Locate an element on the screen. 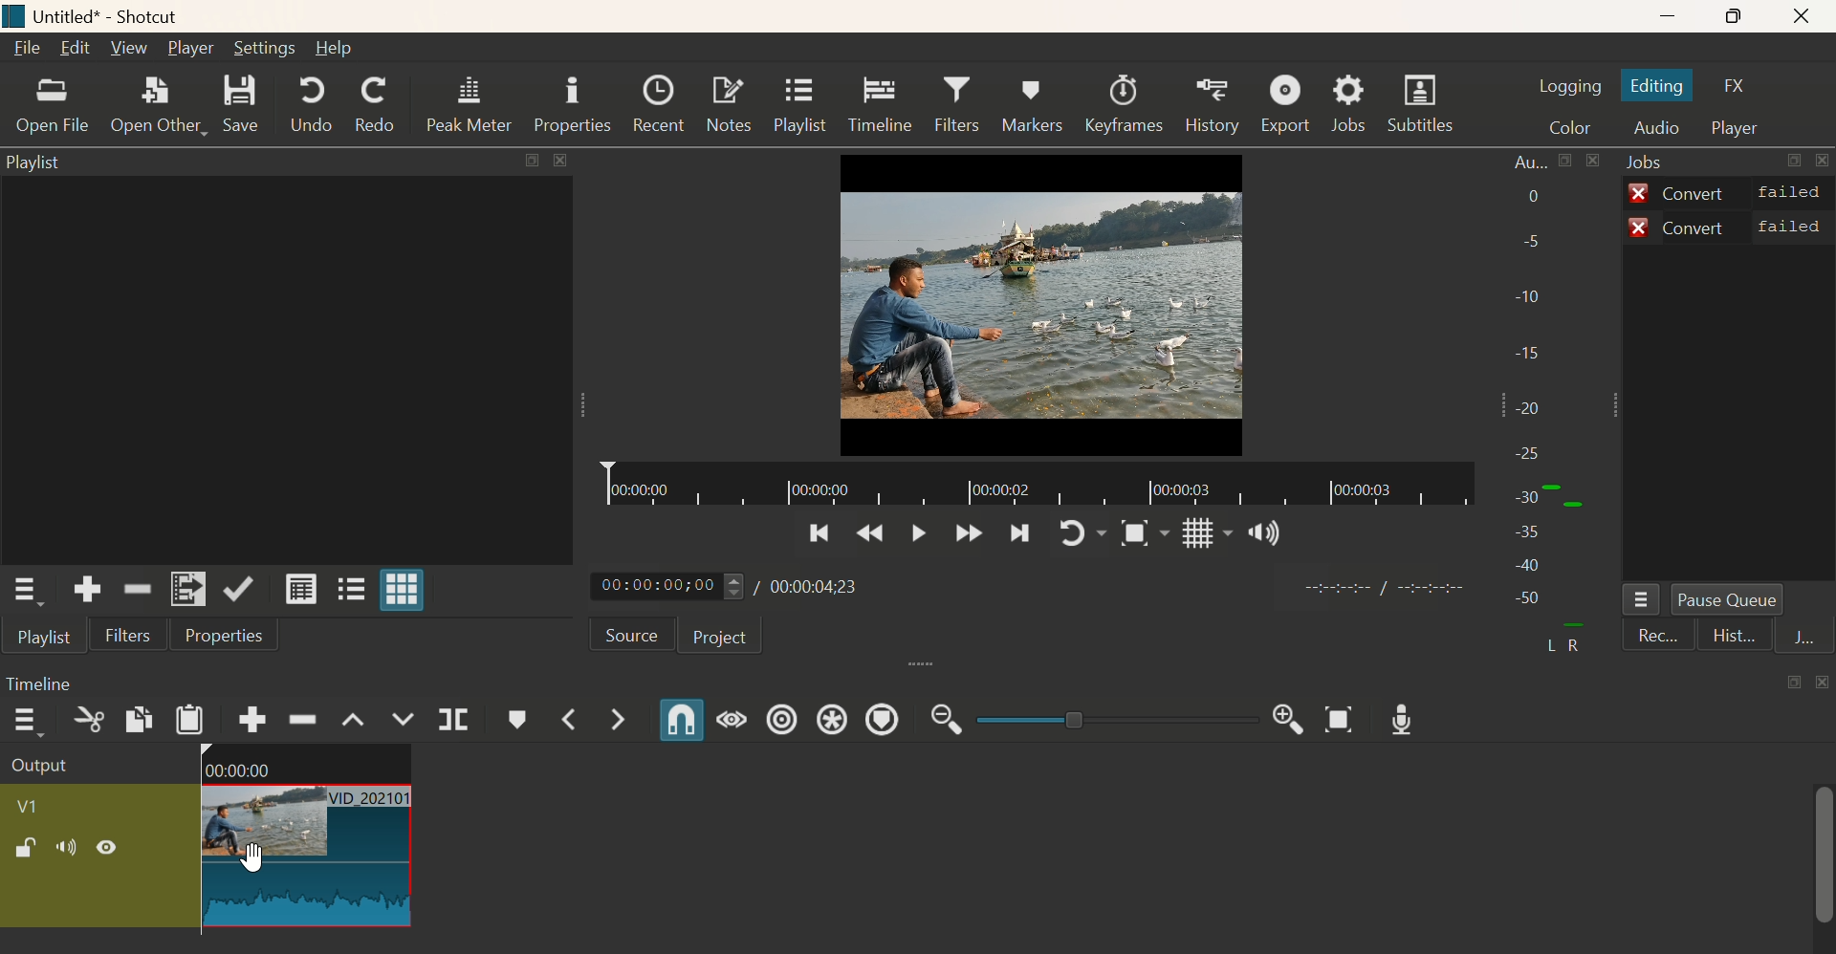 This screenshot has height=954, width=1836.  is located at coordinates (1284, 721).